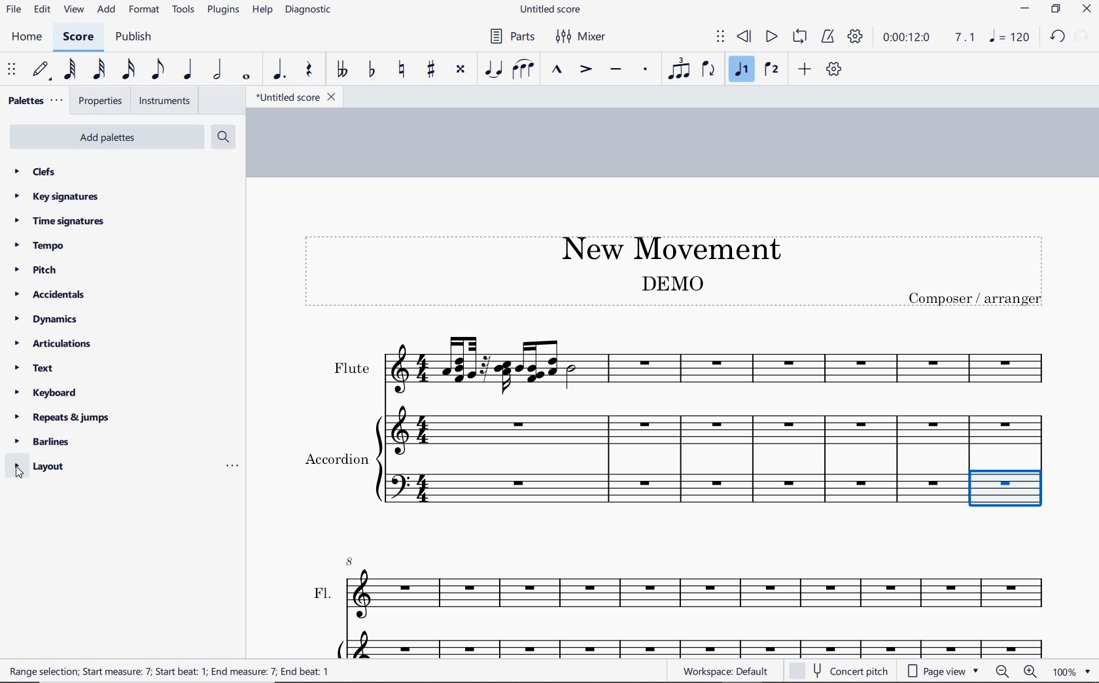  What do you see at coordinates (559, 71) in the screenshot?
I see `marcato` at bounding box center [559, 71].